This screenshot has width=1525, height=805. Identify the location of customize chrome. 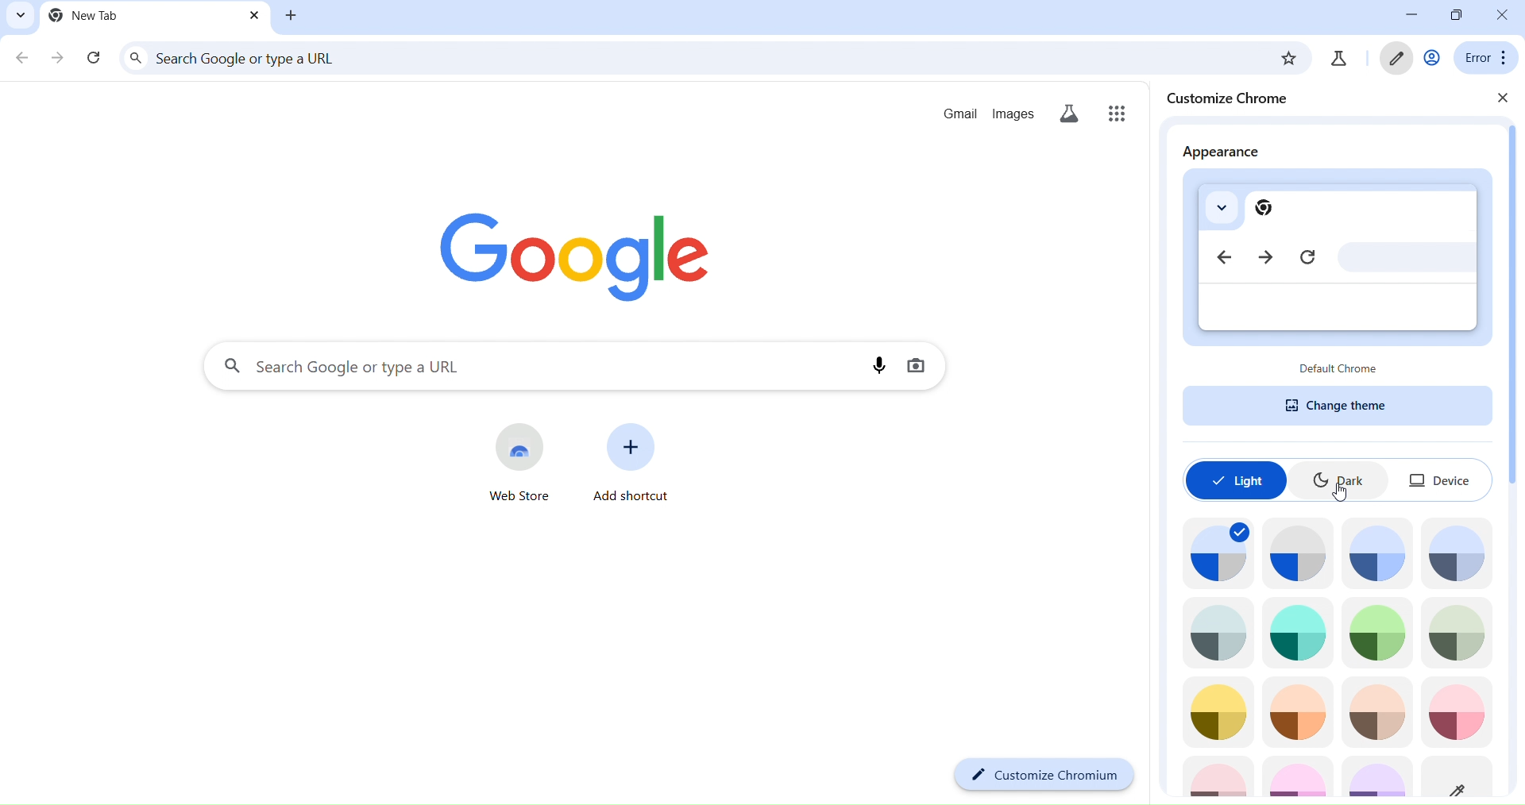
(1230, 99).